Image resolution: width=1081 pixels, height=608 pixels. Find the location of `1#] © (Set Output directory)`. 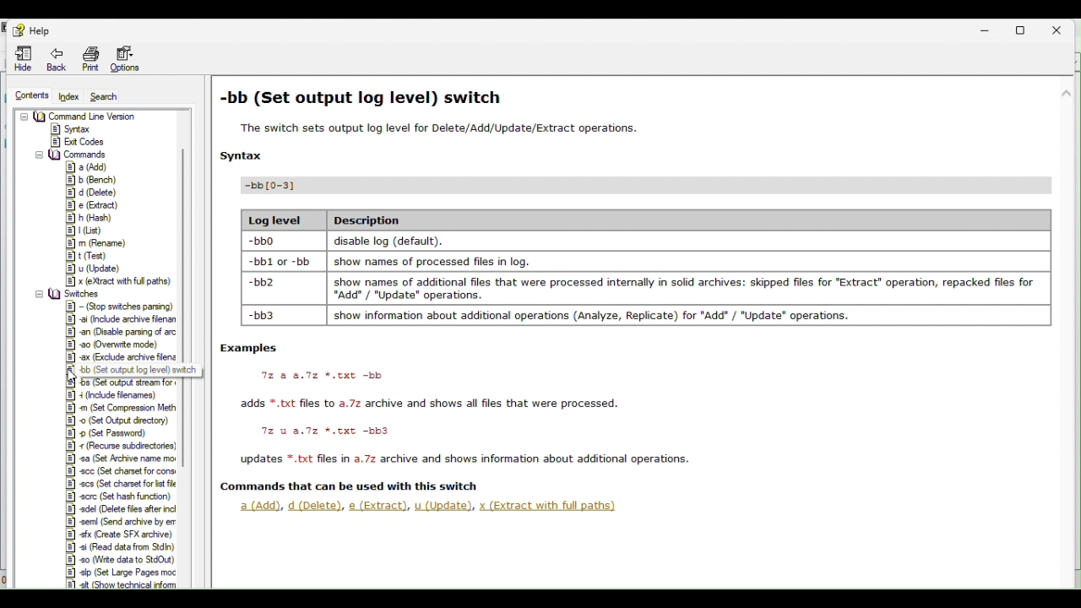

1#] © (Set Output directory) is located at coordinates (121, 420).